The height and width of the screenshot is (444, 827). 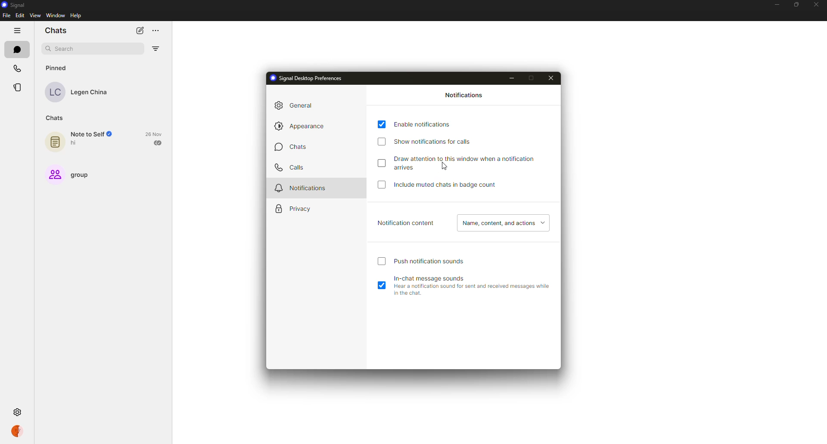 What do you see at coordinates (429, 260) in the screenshot?
I see `push notification sound` at bounding box center [429, 260].